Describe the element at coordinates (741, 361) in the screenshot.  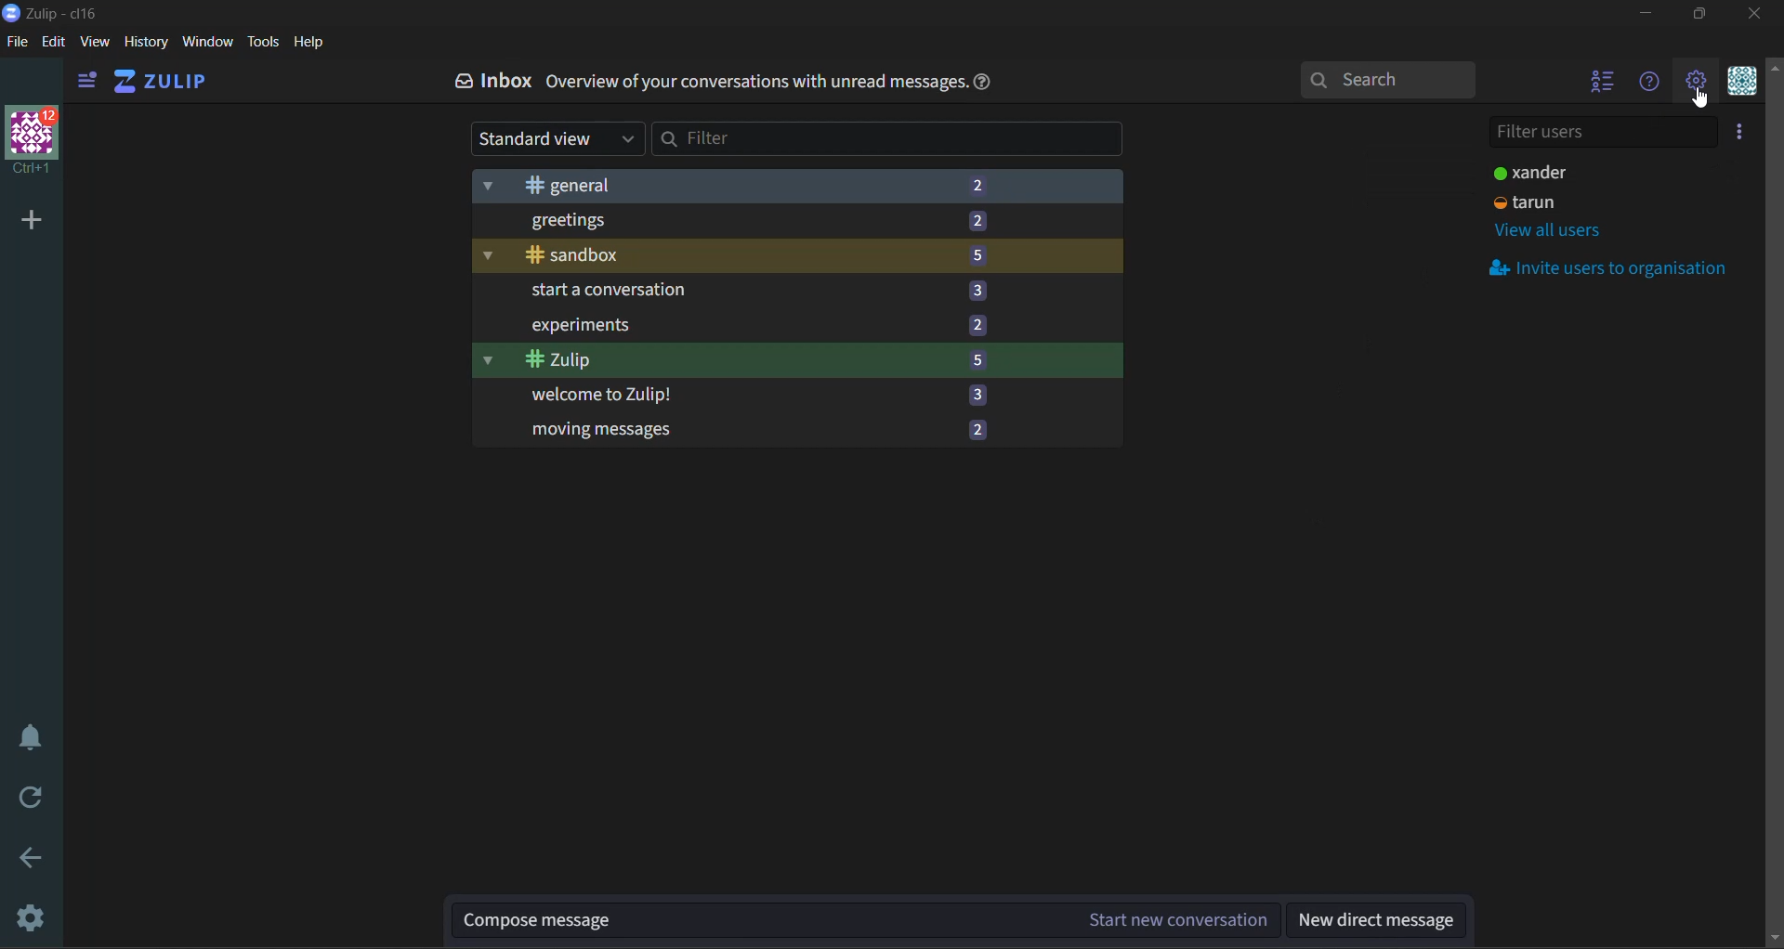
I see `zulip` at that location.